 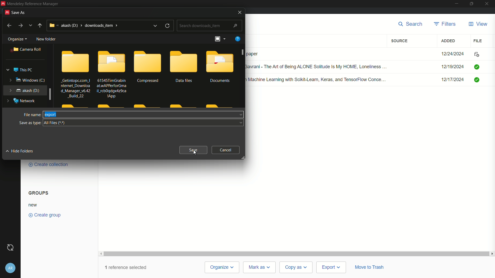 I want to click on icon, so click(x=476, y=54).